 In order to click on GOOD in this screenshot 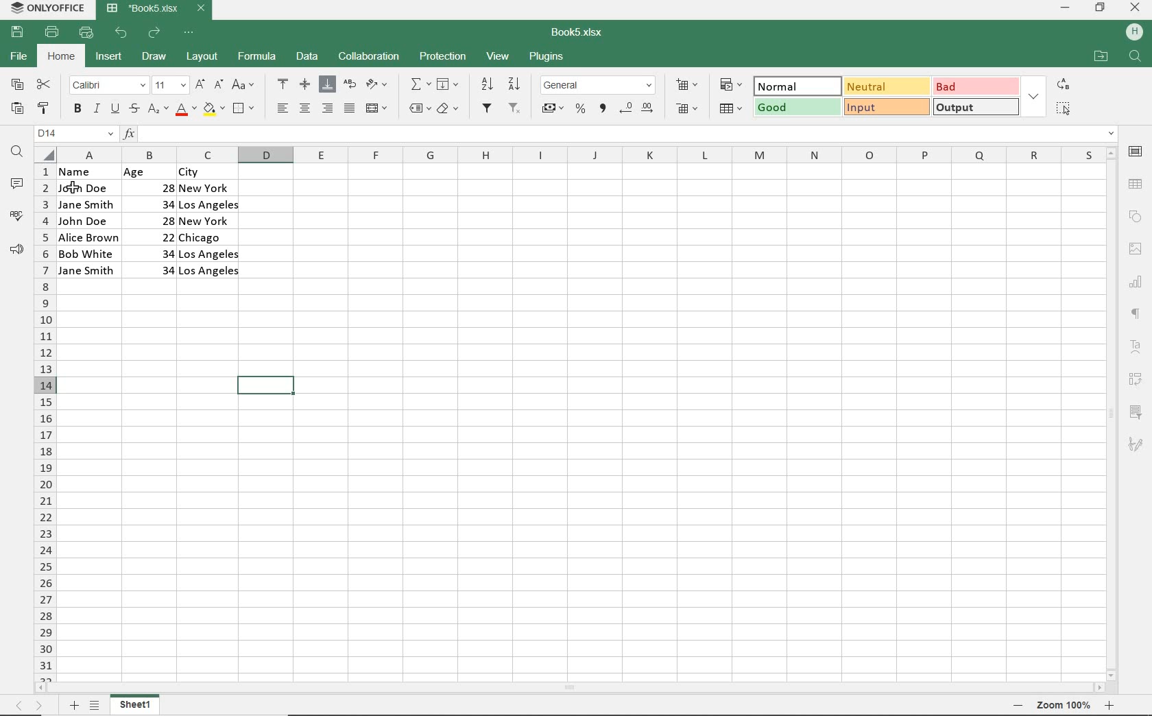, I will do `click(795, 108)`.